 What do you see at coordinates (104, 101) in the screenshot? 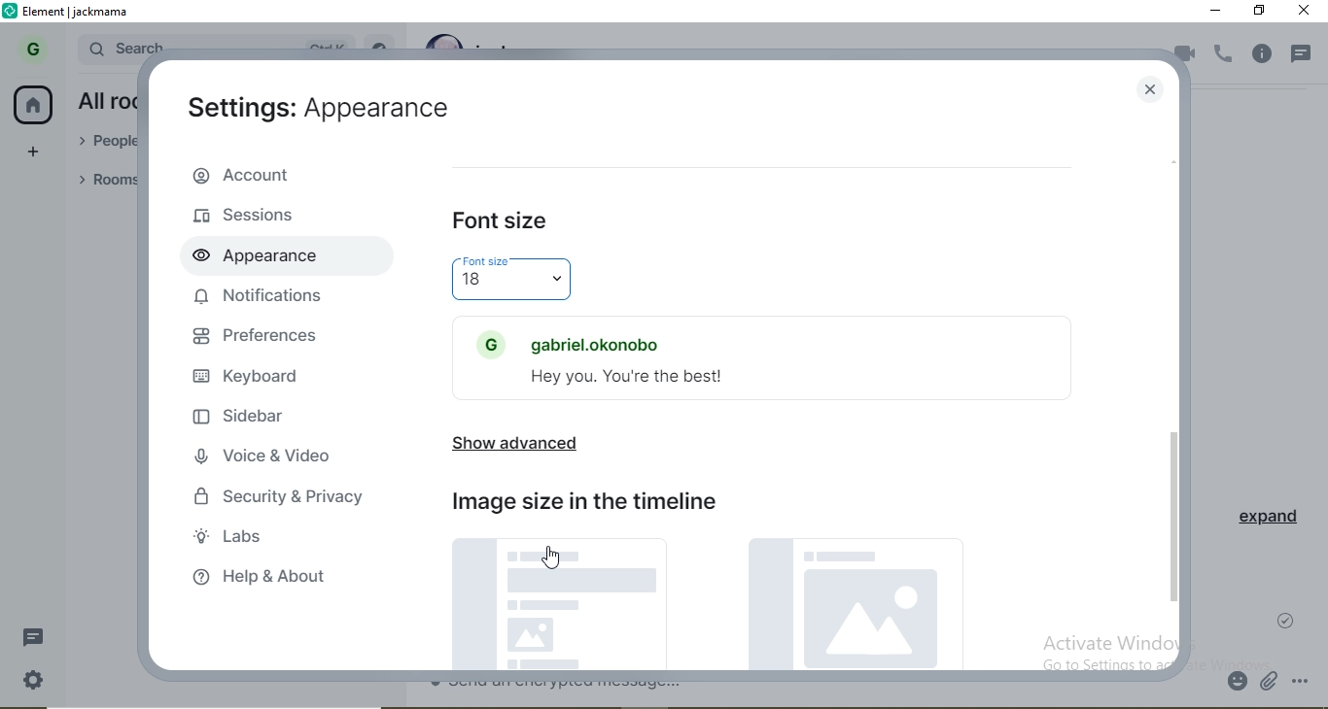
I see `all rooms` at bounding box center [104, 101].